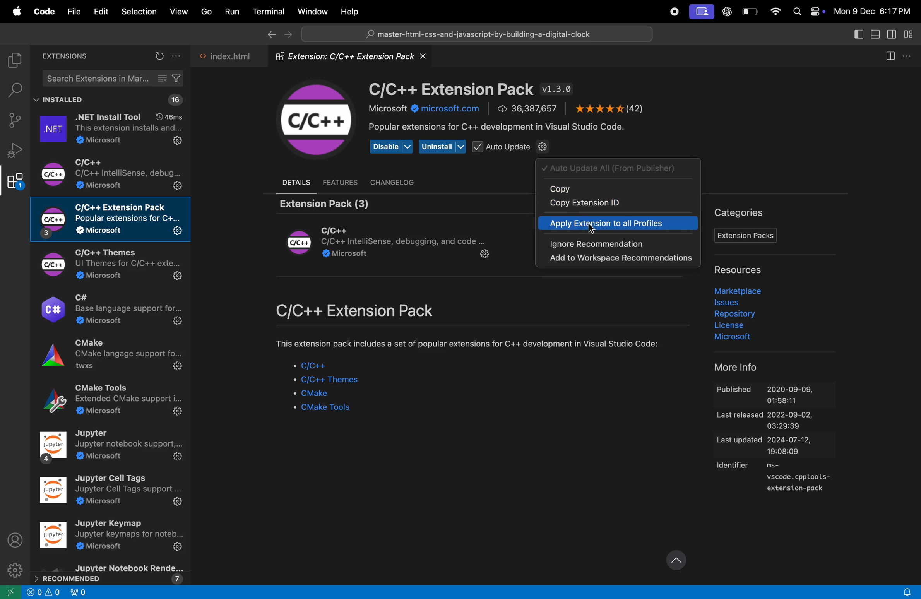  What do you see at coordinates (15, 150) in the screenshot?
I see `debug` at bounding box center [15, 150].